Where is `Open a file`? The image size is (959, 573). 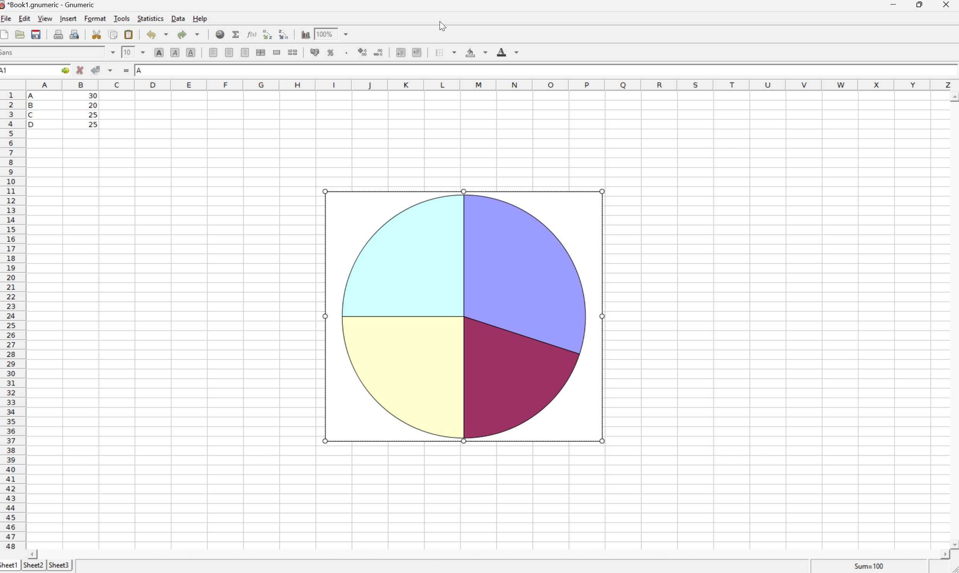 Open a file is located at coordinates (20, 34).